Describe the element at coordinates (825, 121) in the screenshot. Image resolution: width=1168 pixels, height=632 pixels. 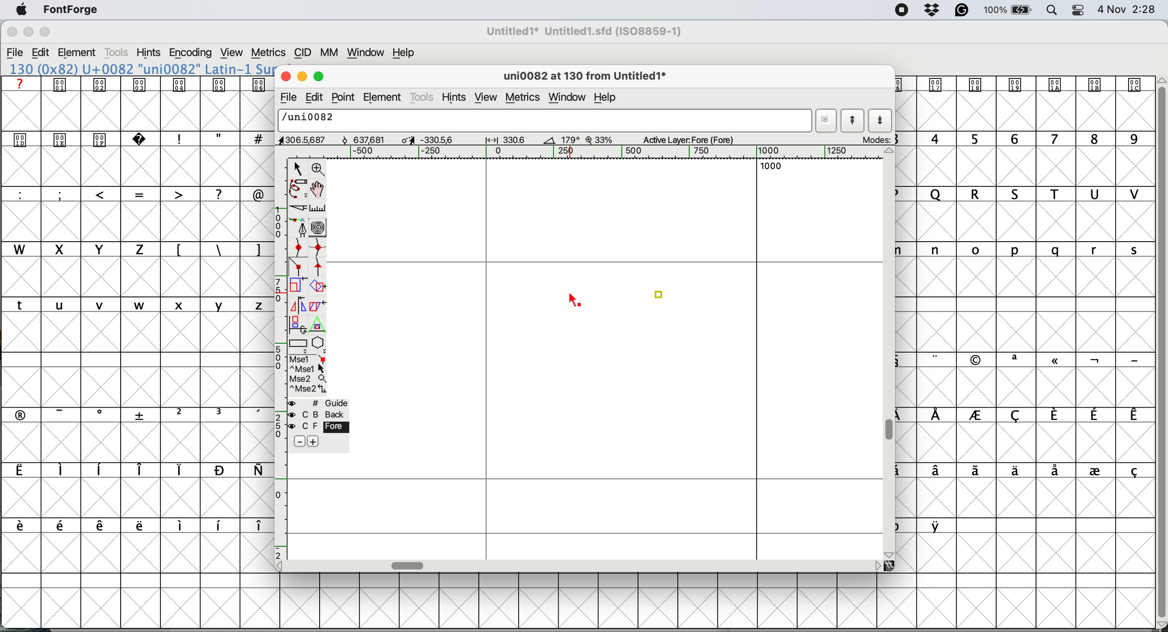
I see `current word list` at that location.